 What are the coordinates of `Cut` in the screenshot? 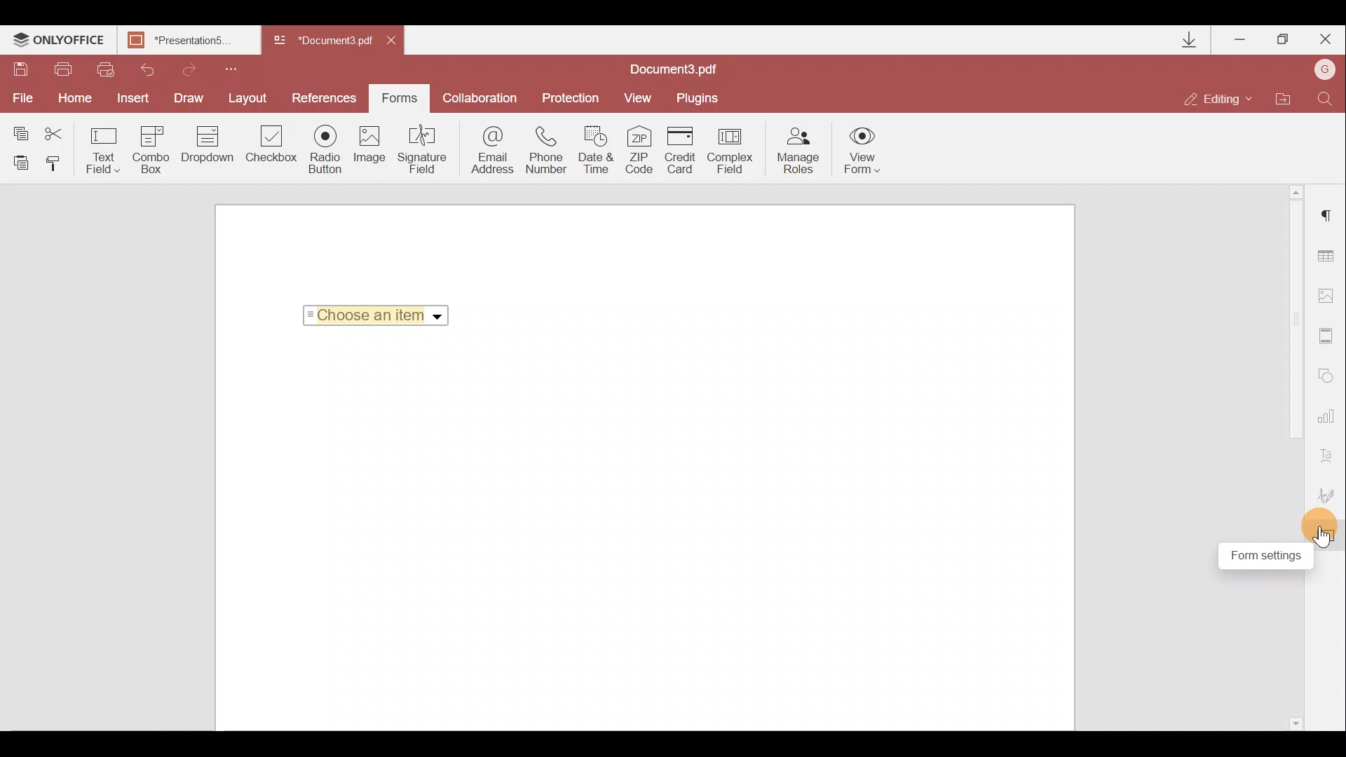 It's located at (62, 131).